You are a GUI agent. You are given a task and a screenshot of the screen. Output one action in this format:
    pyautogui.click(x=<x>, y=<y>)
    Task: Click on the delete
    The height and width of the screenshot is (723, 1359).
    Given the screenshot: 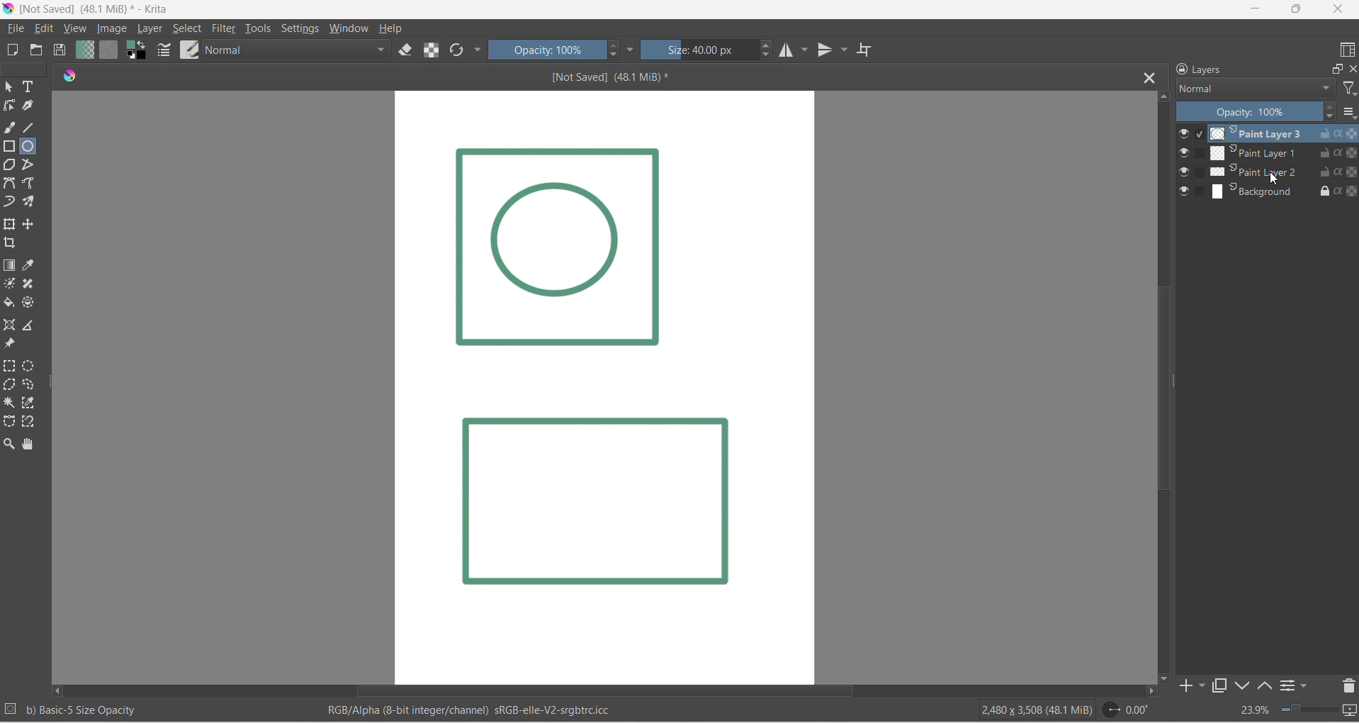 What is the action you would take?
    pyautogui.click(x=1350, y=684)
    